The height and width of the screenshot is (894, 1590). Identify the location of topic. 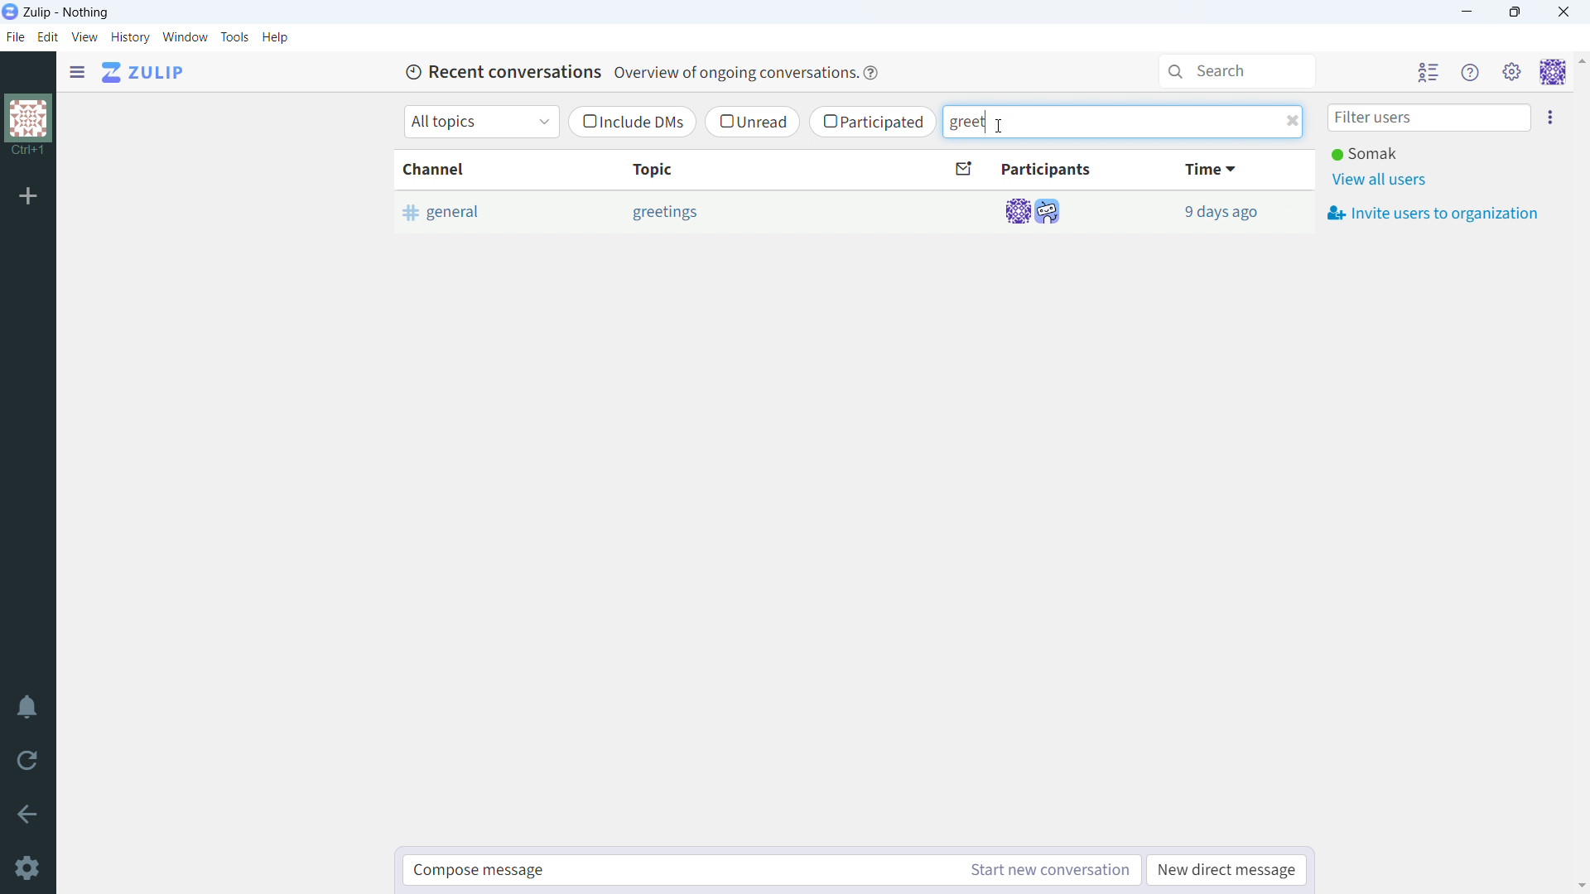
(754, 169).